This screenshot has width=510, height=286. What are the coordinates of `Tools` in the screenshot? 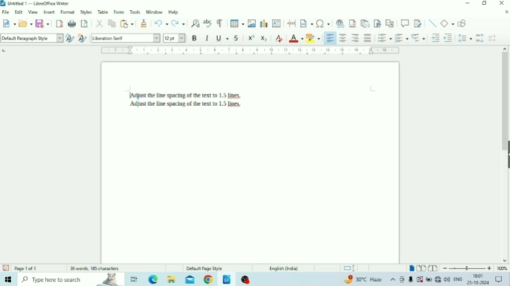 It's located at (136, 11).